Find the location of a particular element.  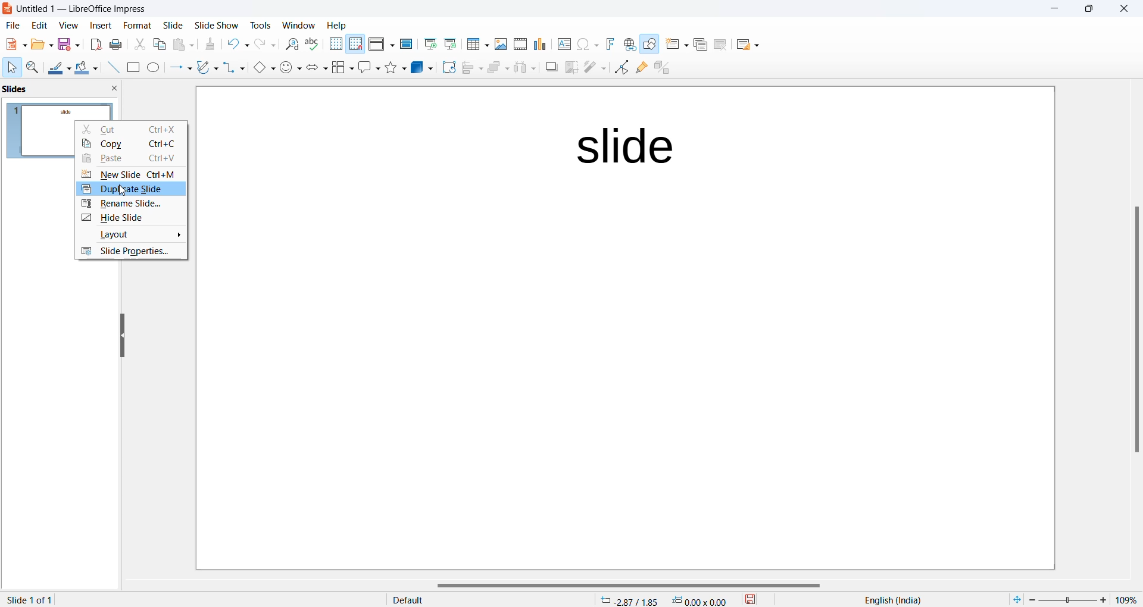

filter is located at coordinates (594, 68).